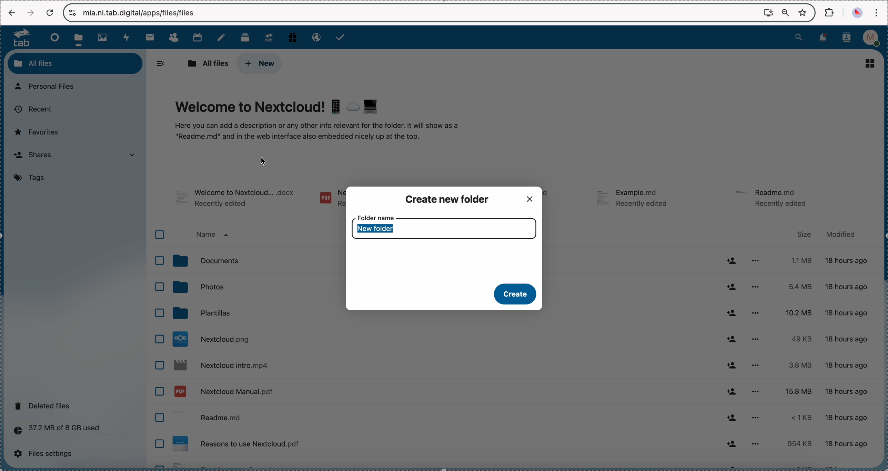  I want to click on file, so click(236, 199).